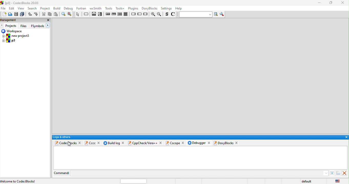 The width and height of the screenshot is (349, 184). Describe the element at coordinates (21, 8) in the screenshot. I see `view` at that location.